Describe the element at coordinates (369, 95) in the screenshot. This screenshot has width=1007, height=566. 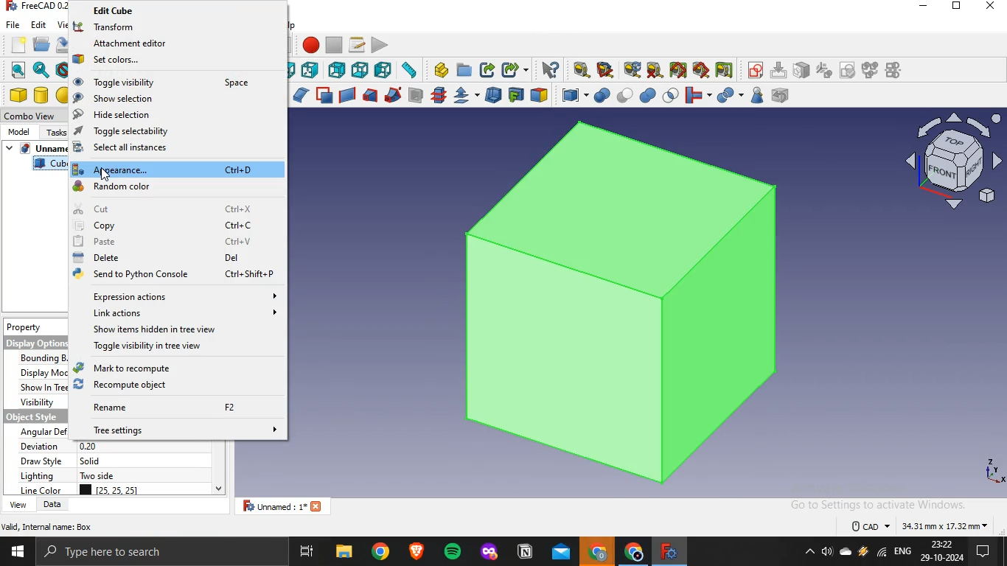
I see `loft` at that location.